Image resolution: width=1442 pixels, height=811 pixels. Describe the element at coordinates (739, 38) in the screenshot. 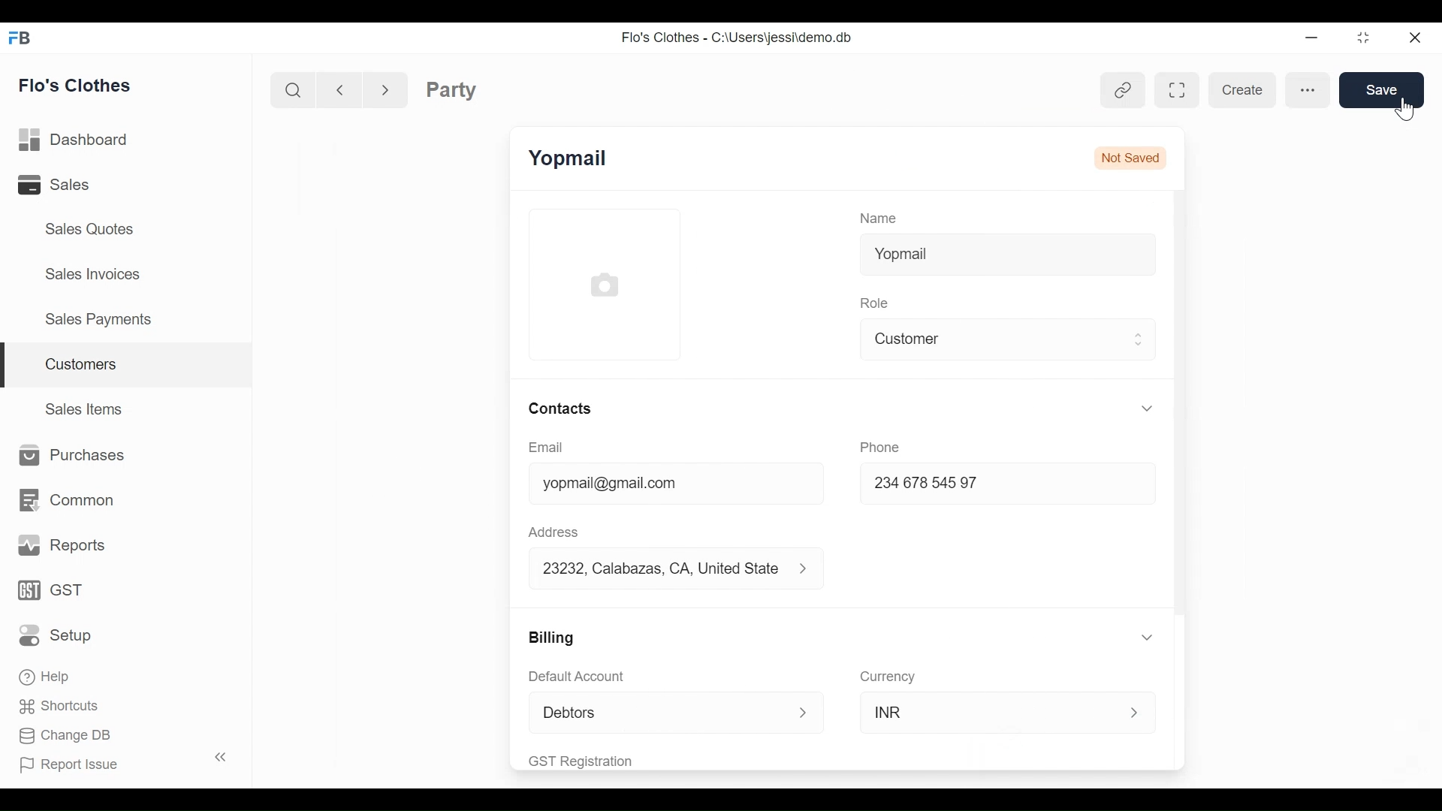

I see `Flo's Clothes - C:\Users\jessi\demo.db` at that location.